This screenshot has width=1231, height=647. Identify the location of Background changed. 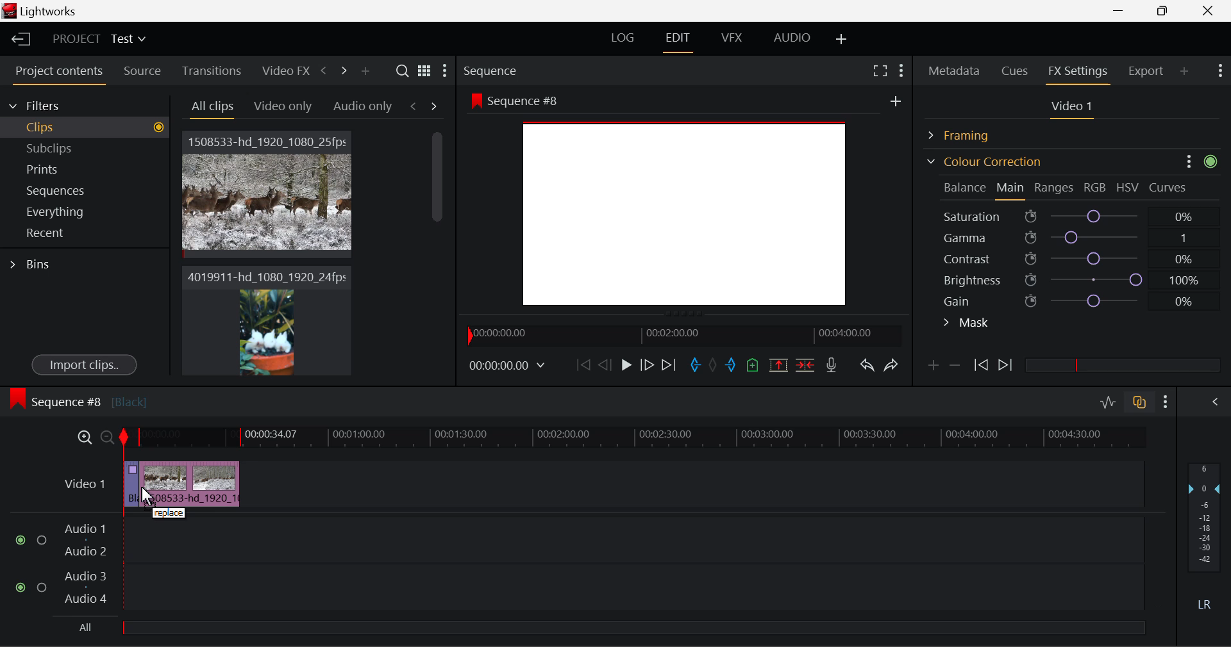
(685, 202).